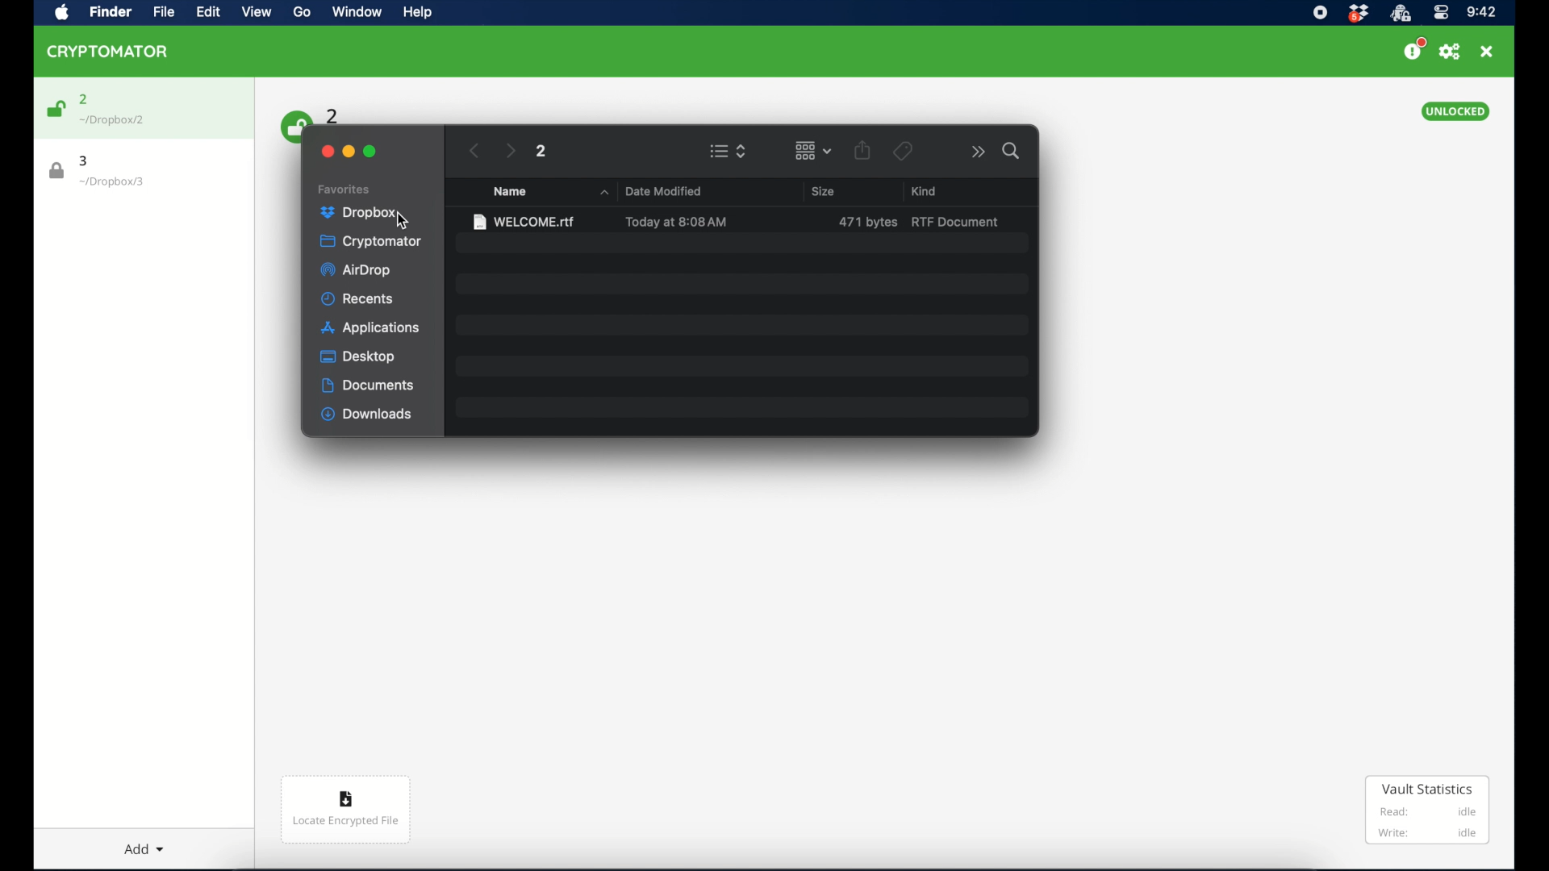 The height and width of the screenshot is (871, 1549). I want to click on name dropdown, so click(604, 192).